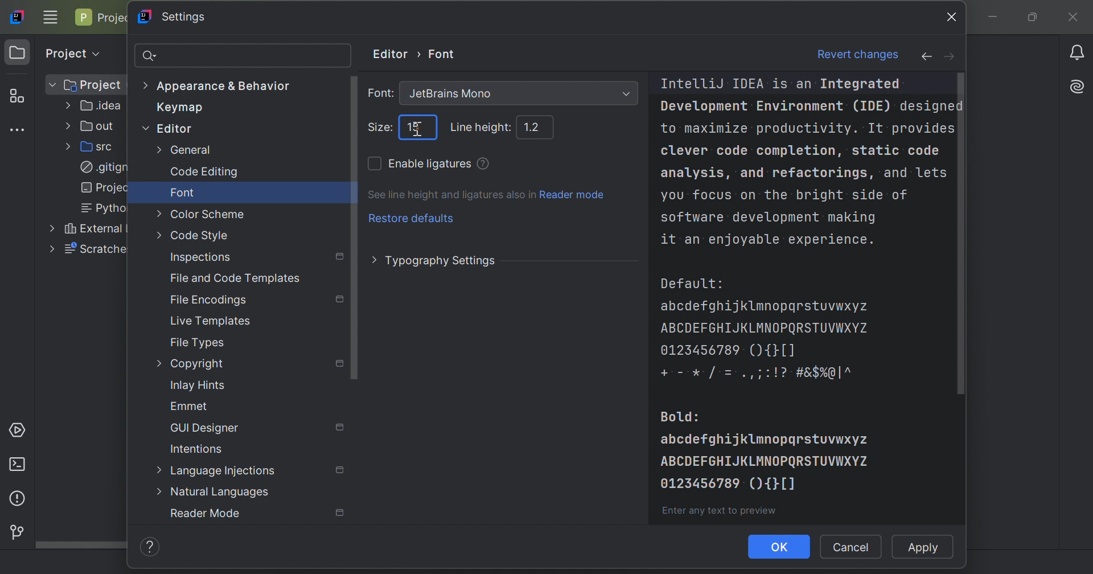 Image resolution: width=1093 pixels, height=574 pixels. Describe the element at coordinates (342, 470) in the screenshot. I see `Settings marked with this icon are only applied to the current project. Non-marked settings are applied to all projects.` at that location.